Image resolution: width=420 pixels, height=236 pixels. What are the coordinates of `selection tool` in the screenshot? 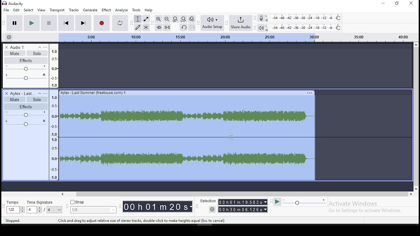 It's located at (137, 19).